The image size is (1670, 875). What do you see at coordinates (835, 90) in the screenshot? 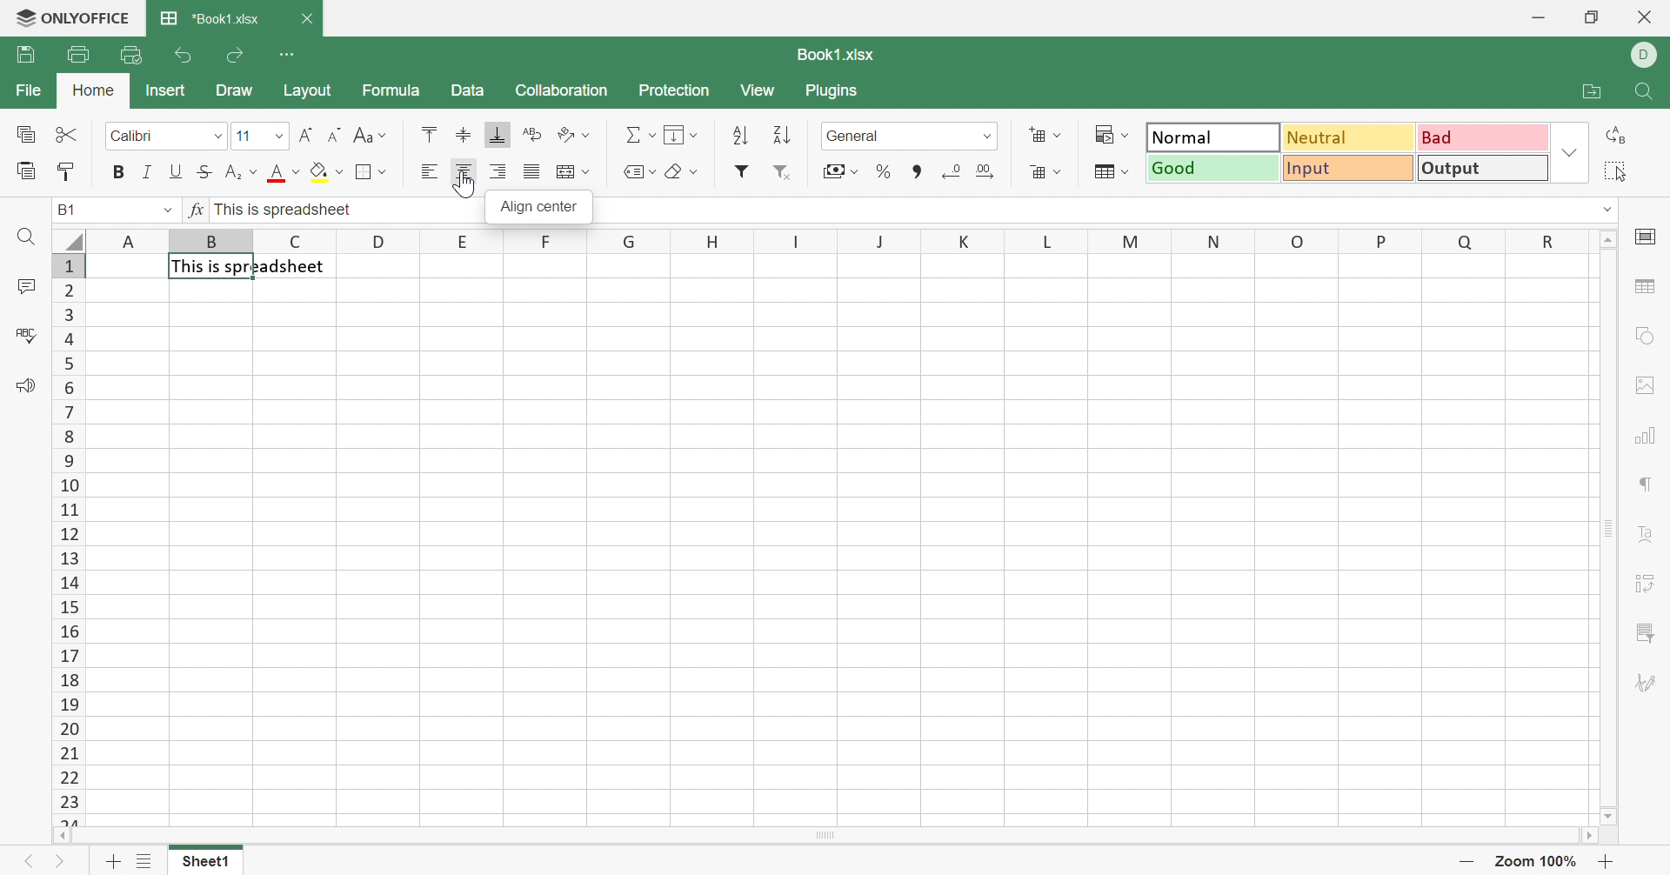
I see `Plugins` at bounding box center [835, 90].